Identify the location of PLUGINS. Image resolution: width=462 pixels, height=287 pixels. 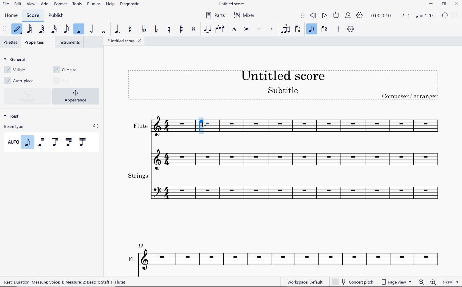
(94, 4).